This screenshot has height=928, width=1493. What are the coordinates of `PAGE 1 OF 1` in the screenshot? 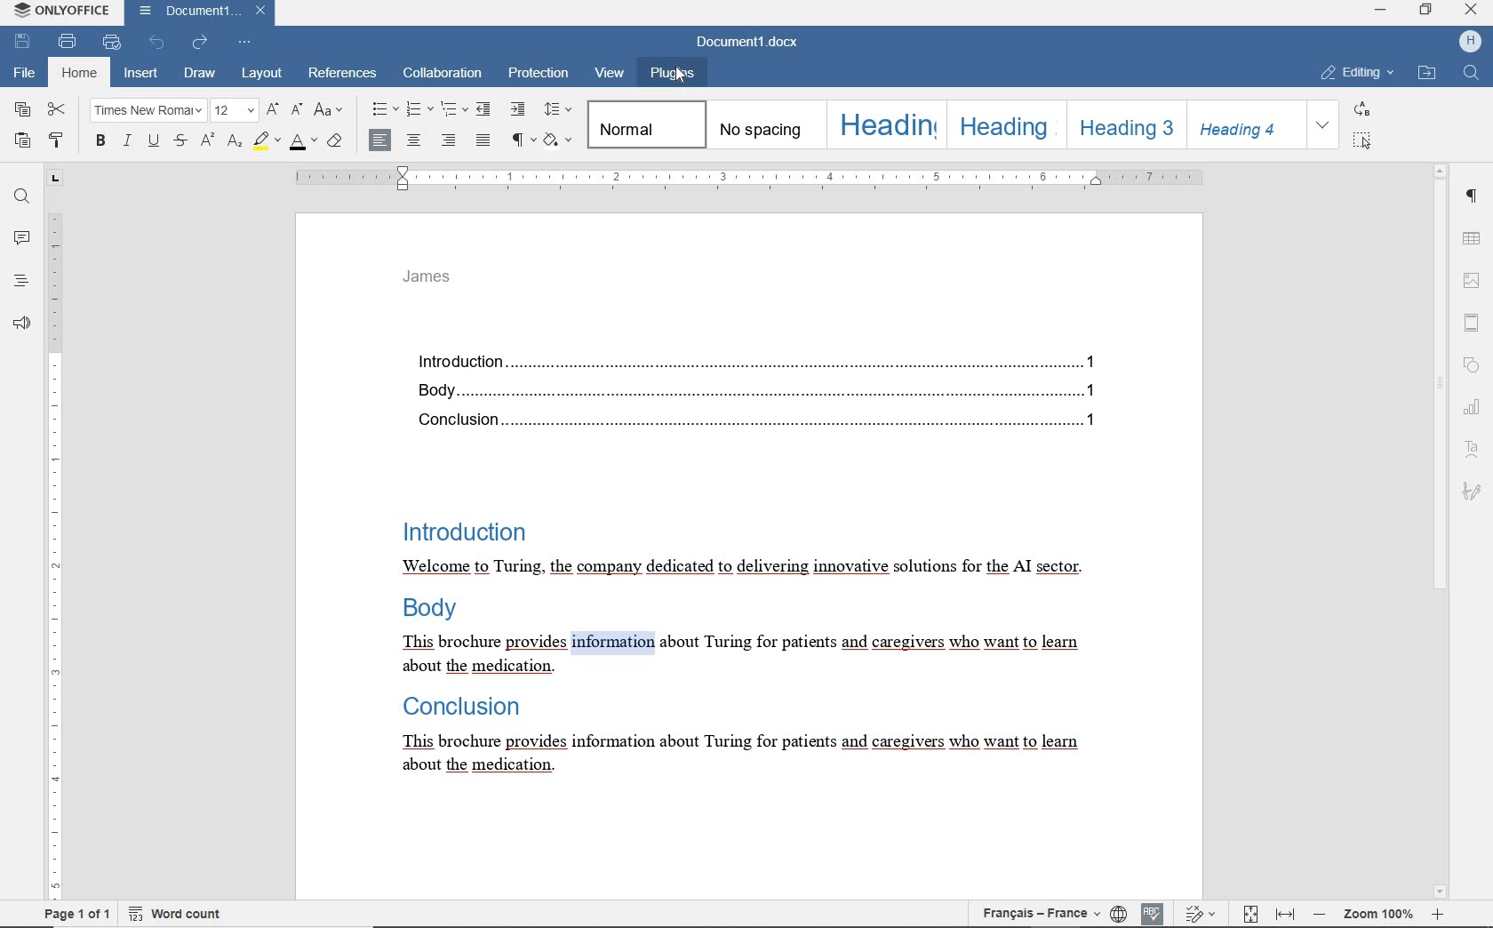 It's located at (79, 916).